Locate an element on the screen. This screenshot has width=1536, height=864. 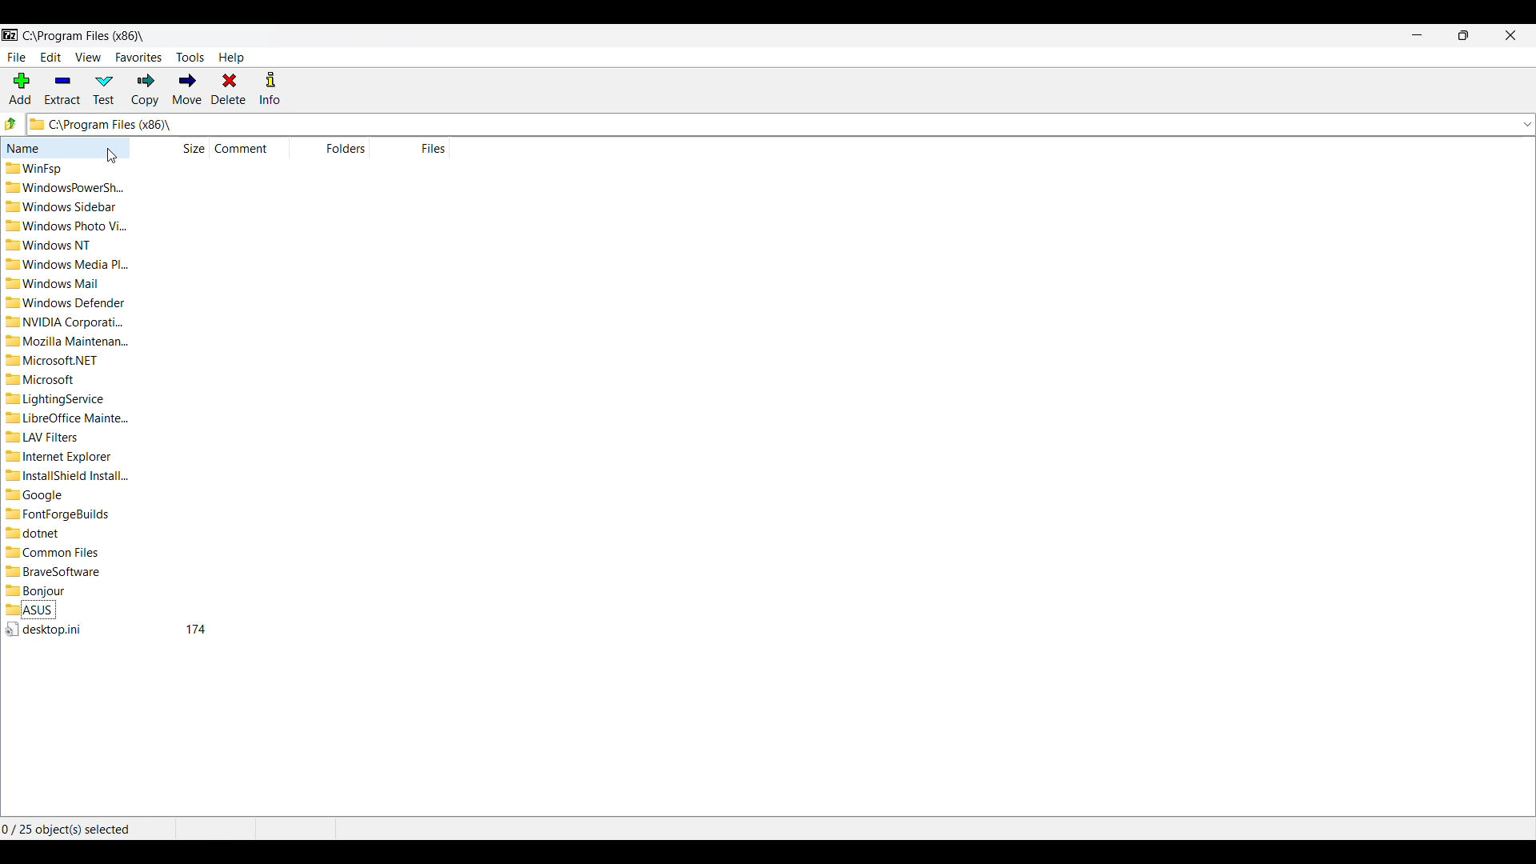
Delete is located at coordinates (230, 89).